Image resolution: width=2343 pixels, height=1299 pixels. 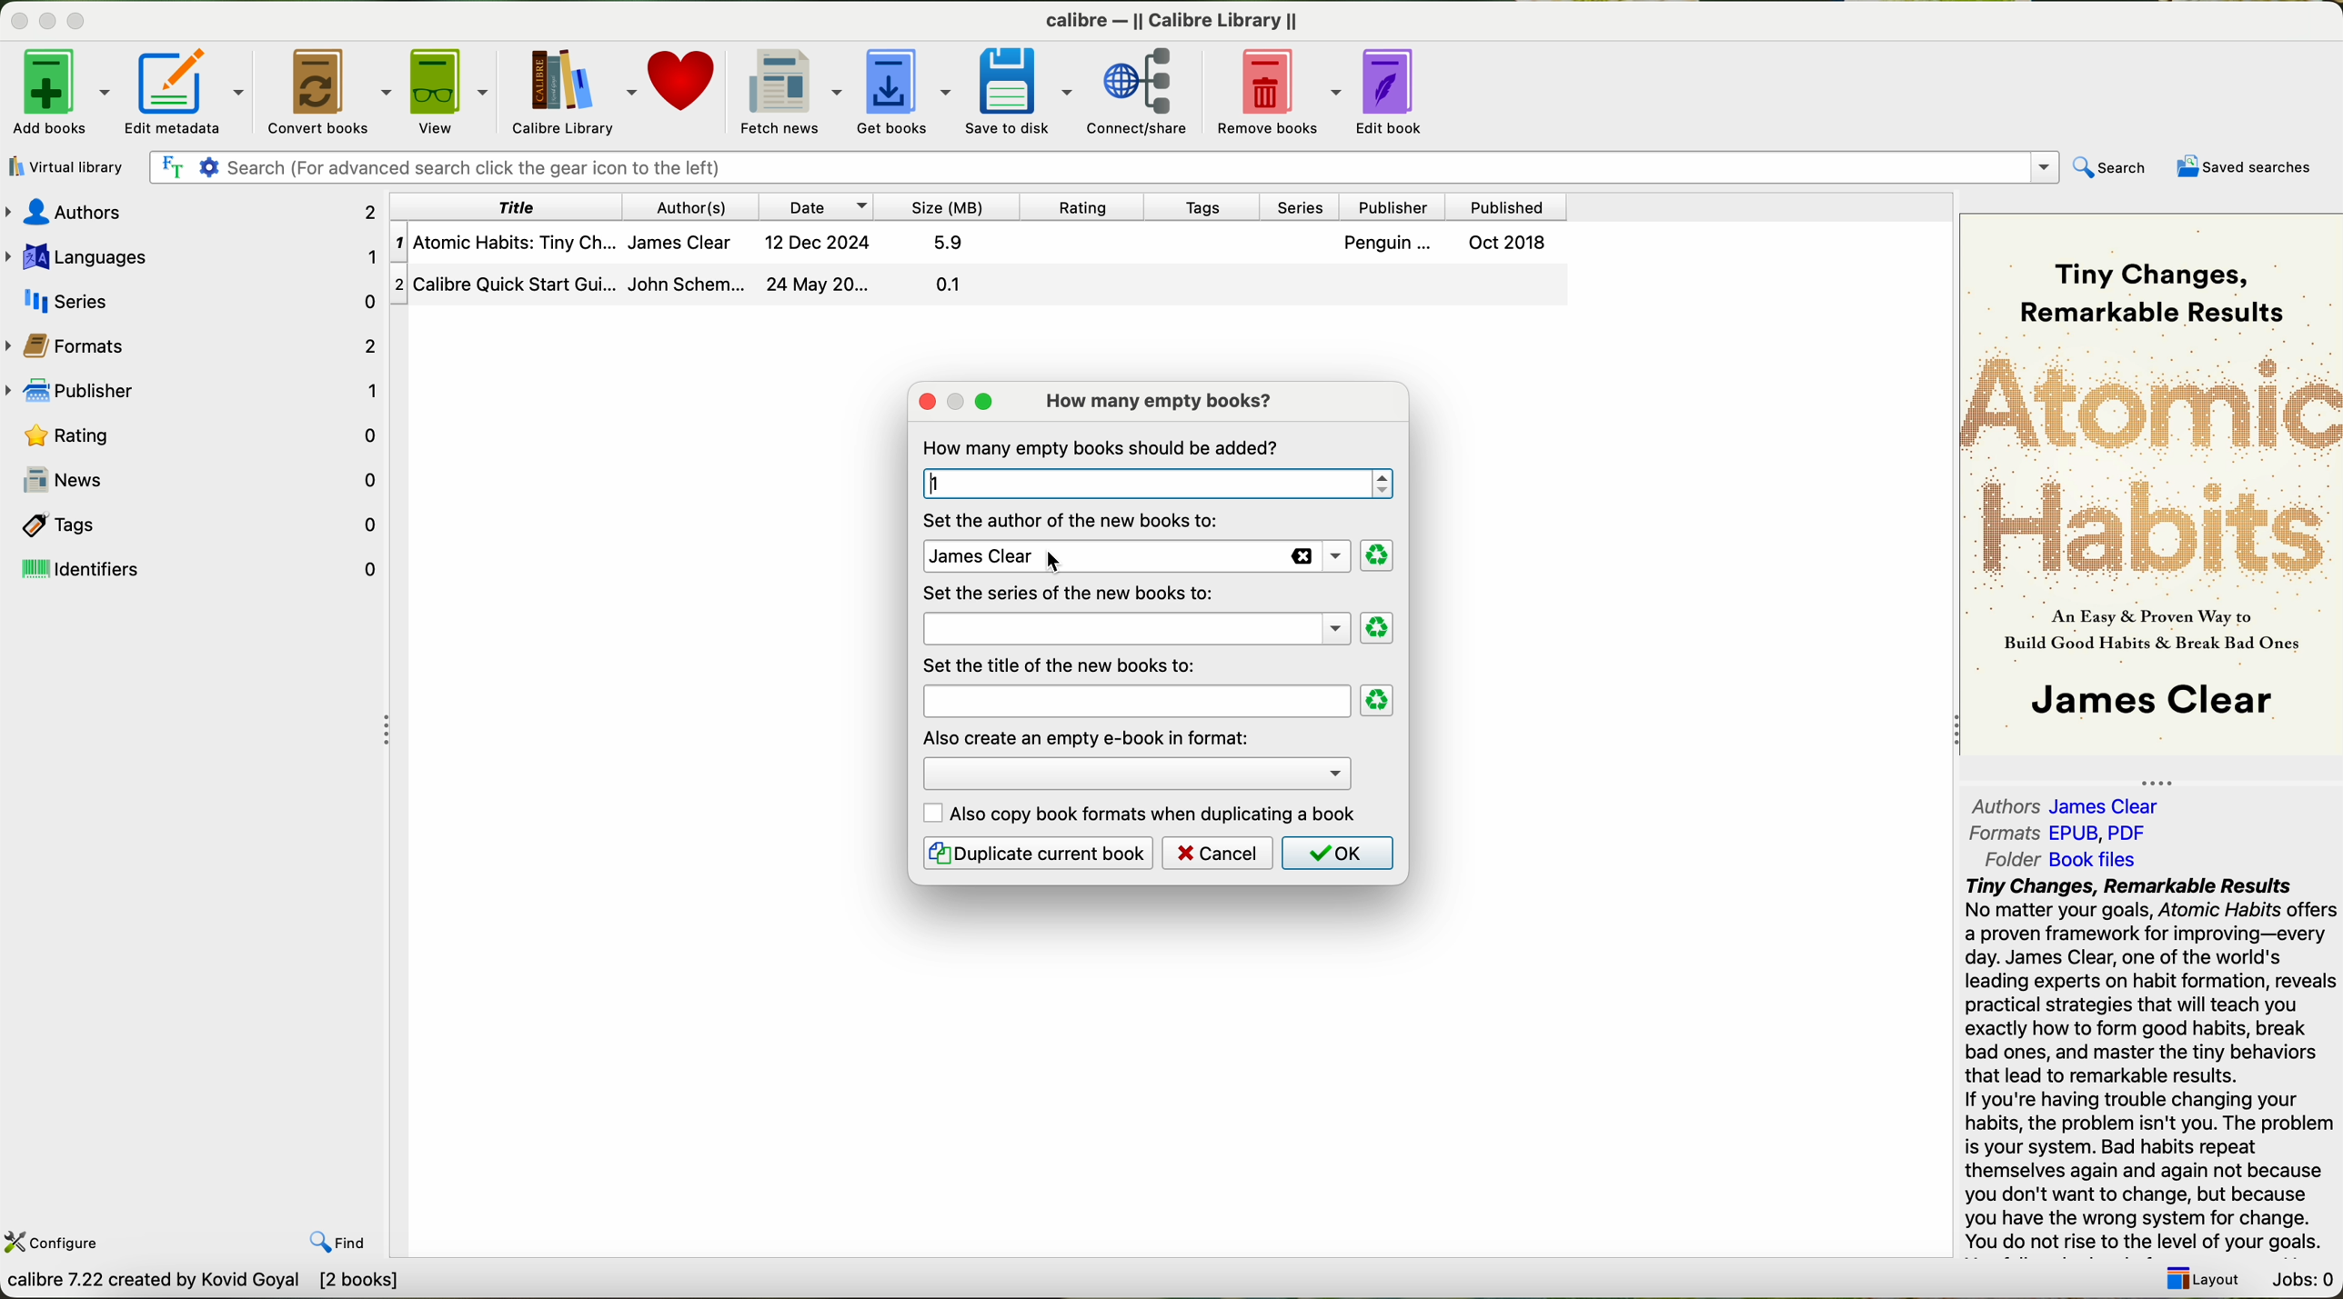 What do you see at coordinates (187, 91) in the screenshot?
I see `edit metadata` at bounding box center [187, 91].